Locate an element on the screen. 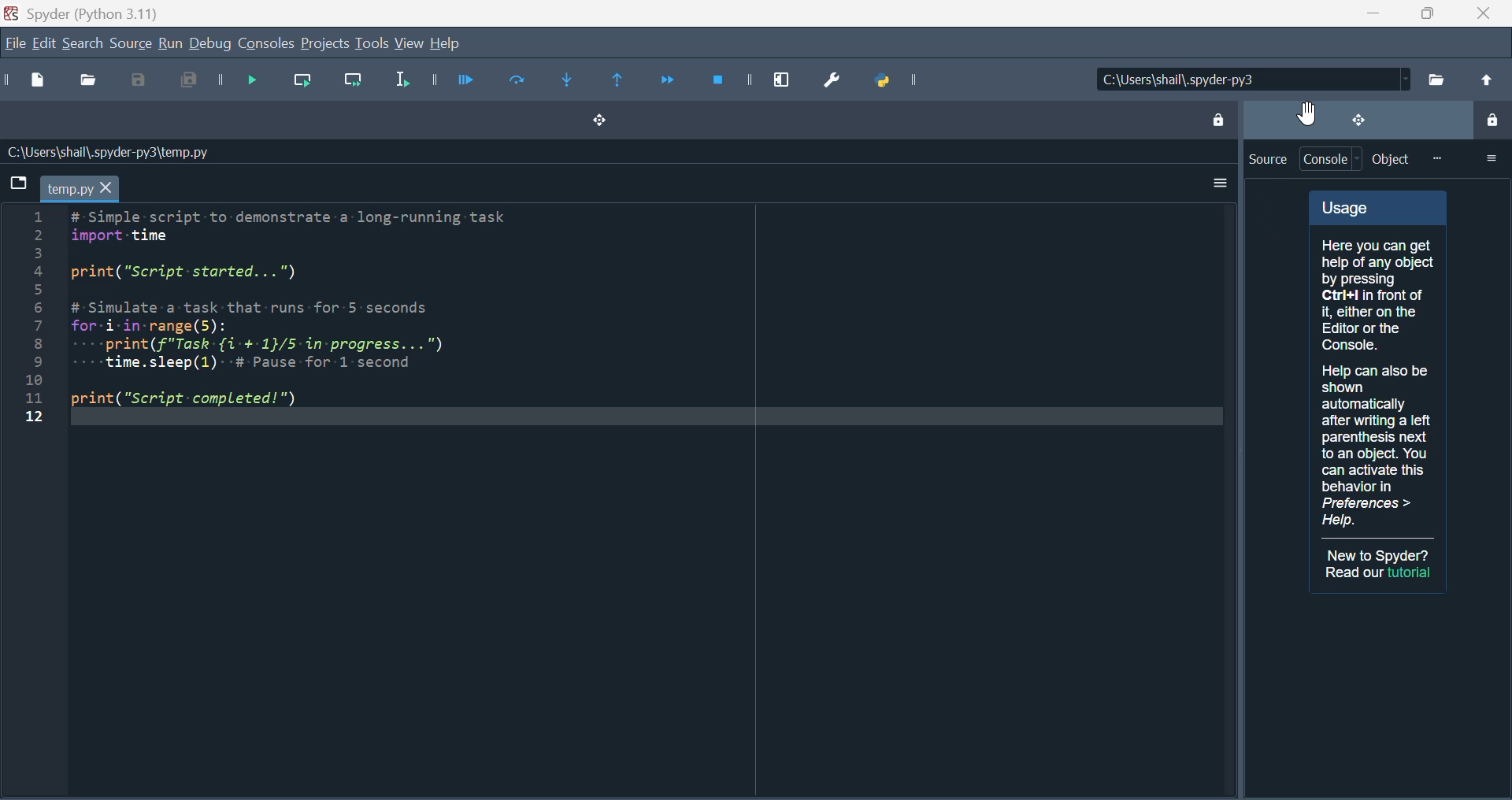  run current line and go to the next one is located at coordinates (356, 84).